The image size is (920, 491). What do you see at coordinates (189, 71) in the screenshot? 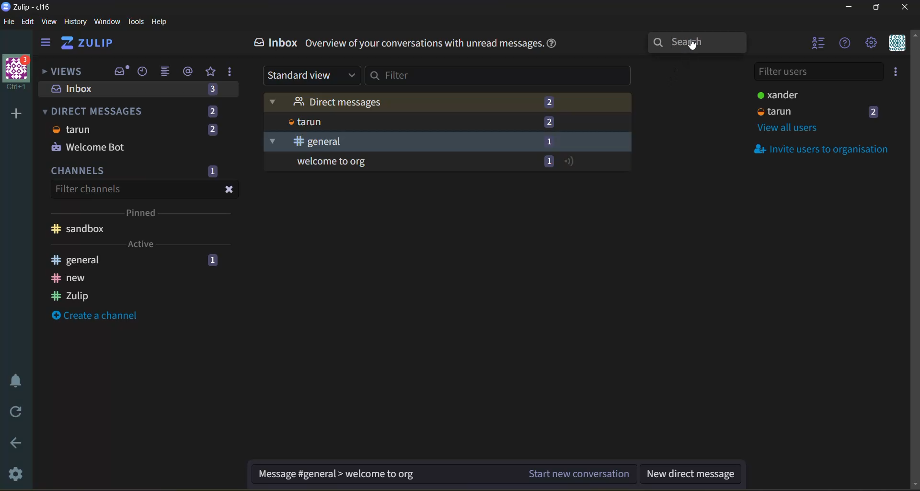
I see `mentions` at bounding box center [189, 71].